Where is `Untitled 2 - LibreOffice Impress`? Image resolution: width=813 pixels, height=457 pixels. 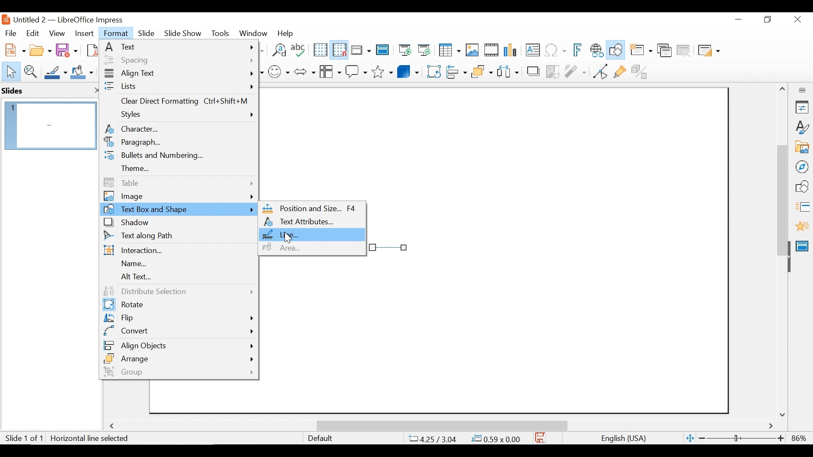
Untitled 2 - LibreOffice Impress is located at coordinates (77, 19).